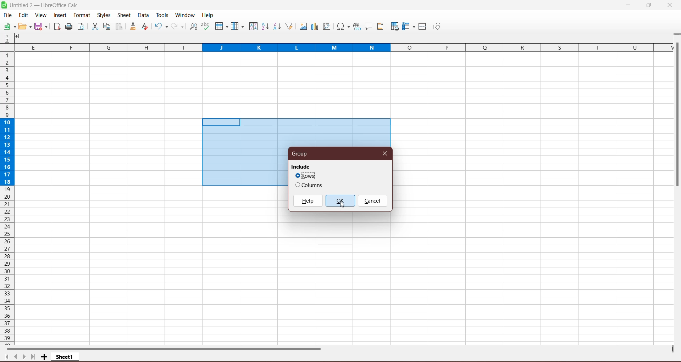 Image resolution: width=681 pixels, height=362 pixels. Describe the element at coordinates (315, 26) in the screenshot. I see `Insert Poll` at that location.